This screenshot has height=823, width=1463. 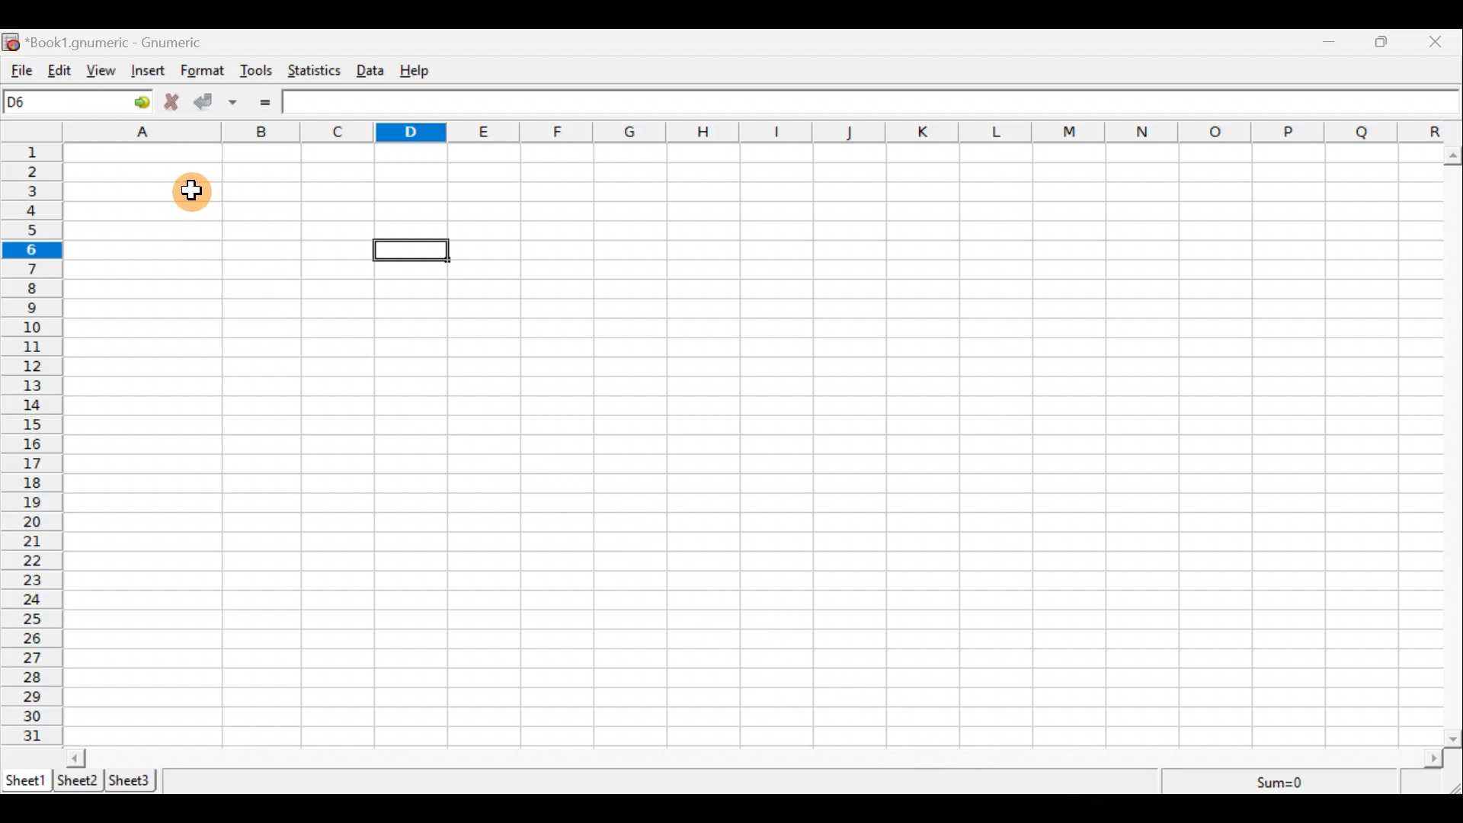 I want to click on Cursor hovering on cell A3, so click(x=187, y=191).